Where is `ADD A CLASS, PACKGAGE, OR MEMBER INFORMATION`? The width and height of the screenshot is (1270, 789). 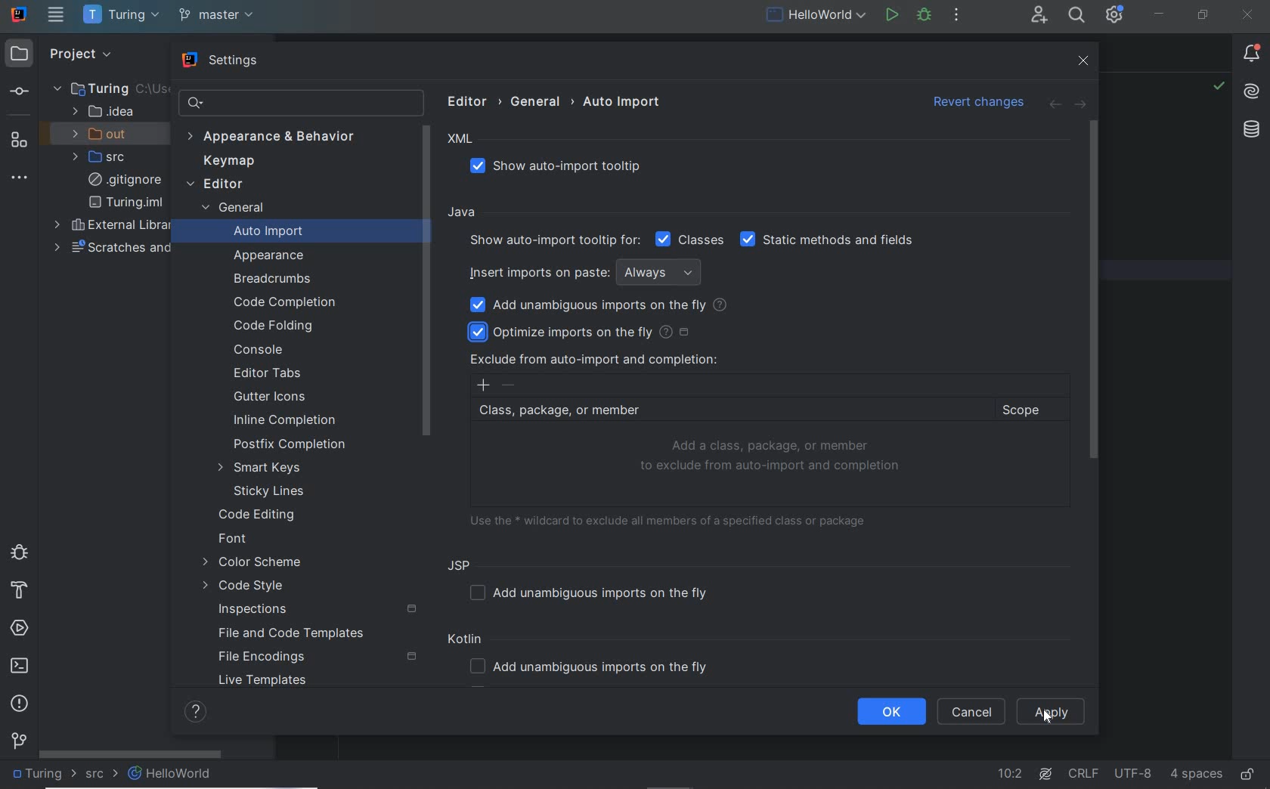 ADD A CLASS, PACKGAGE, OR MEMBER INFORMATION is located at coordinates (773, 456).